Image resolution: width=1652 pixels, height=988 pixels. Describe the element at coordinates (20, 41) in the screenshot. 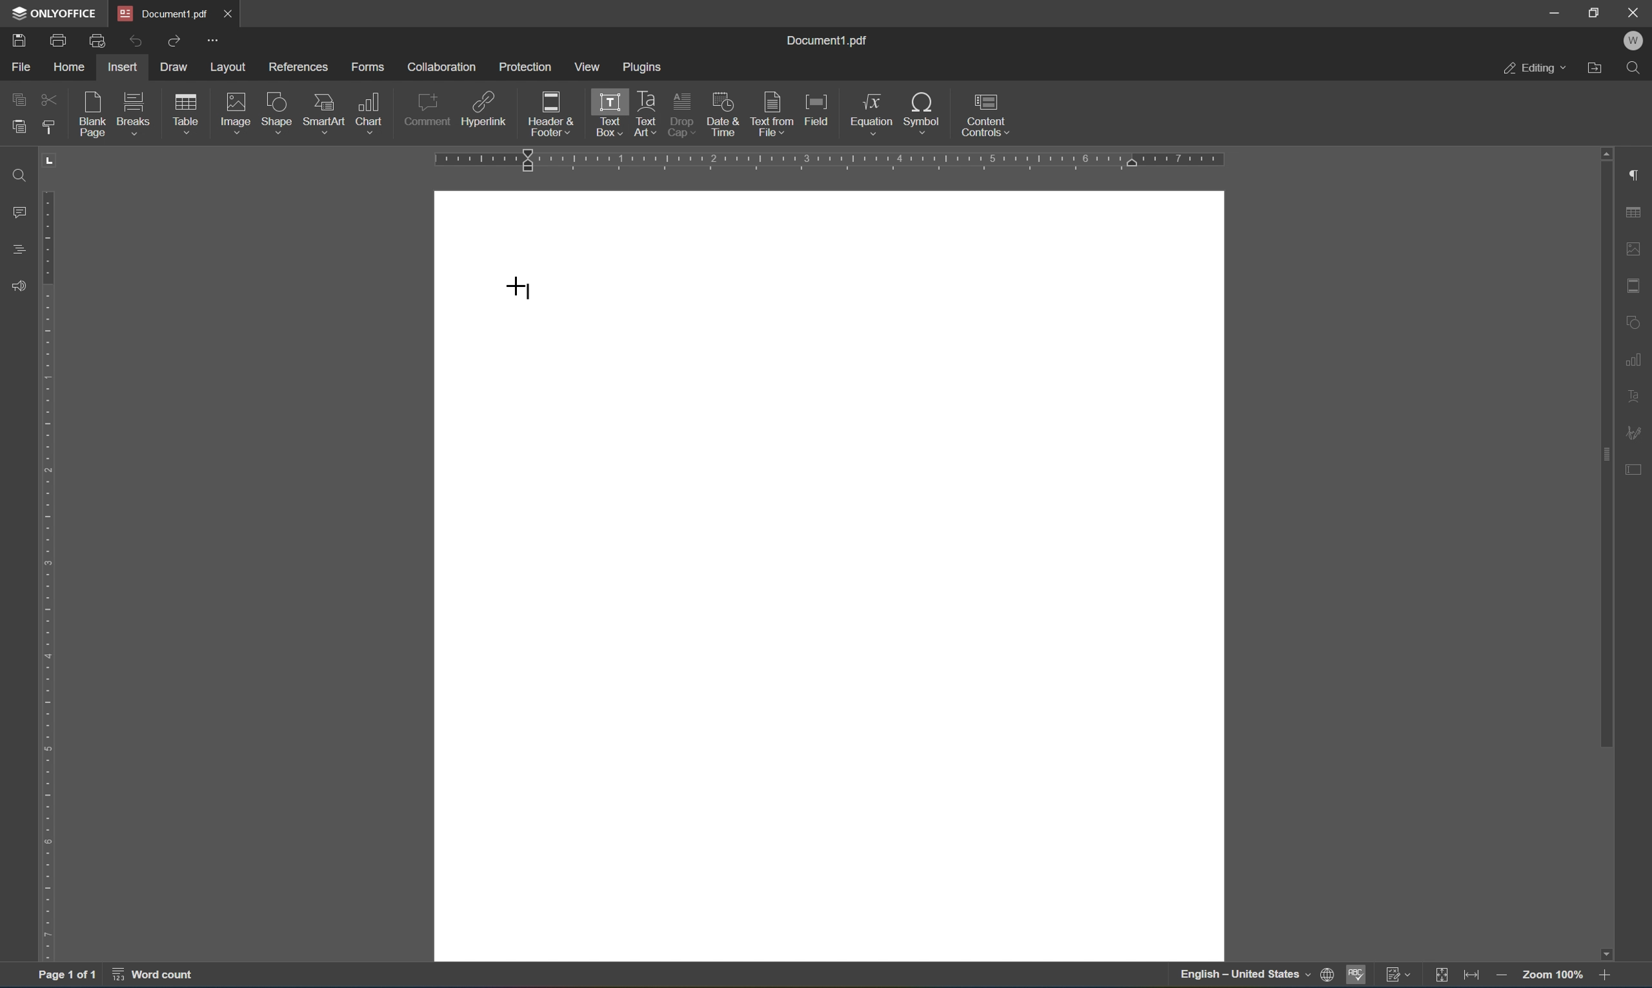

I see `Save` at that location.